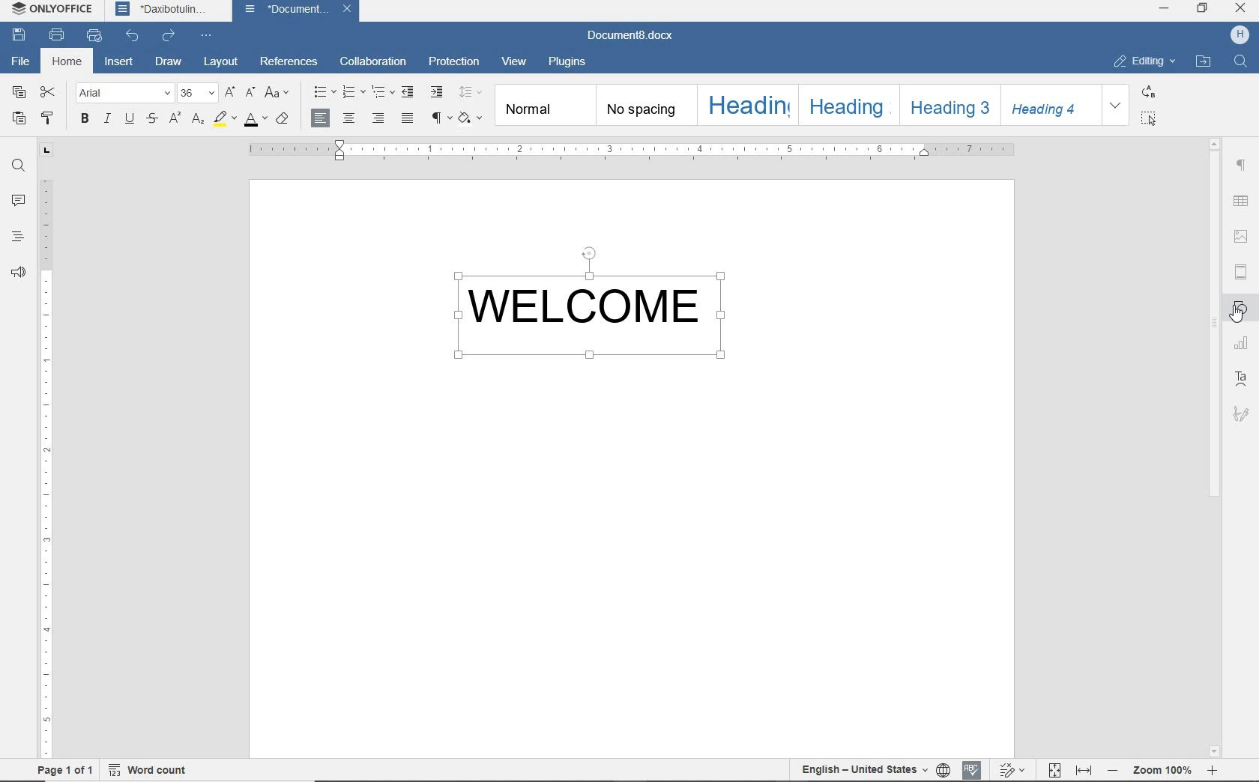 Image resolution: width=1259 pixels, height=782 pixels. What do you see at coordinates (1085, 771) in the screenshot?
I see `FIT TO WIDTH` at bounding box center [1085, 771].